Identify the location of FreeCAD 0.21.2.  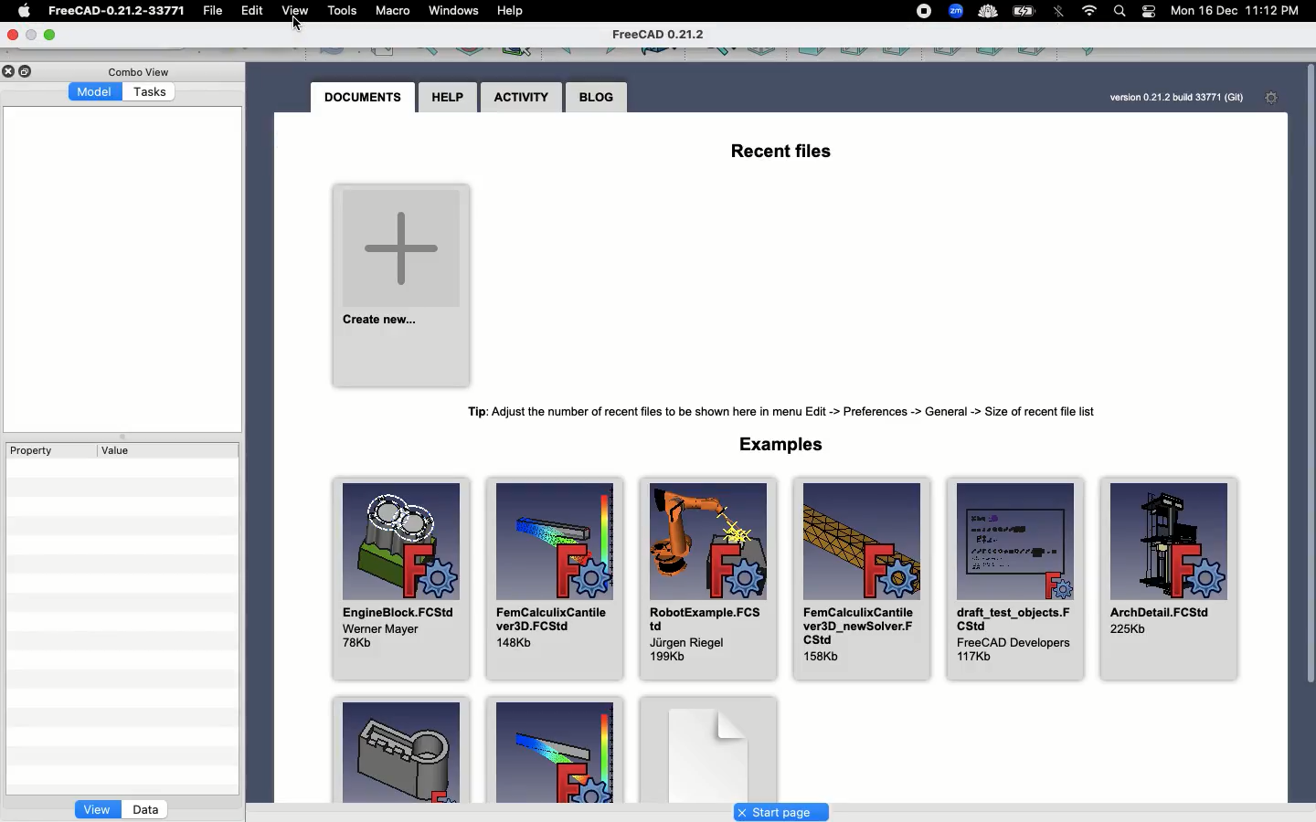
(660, 36).